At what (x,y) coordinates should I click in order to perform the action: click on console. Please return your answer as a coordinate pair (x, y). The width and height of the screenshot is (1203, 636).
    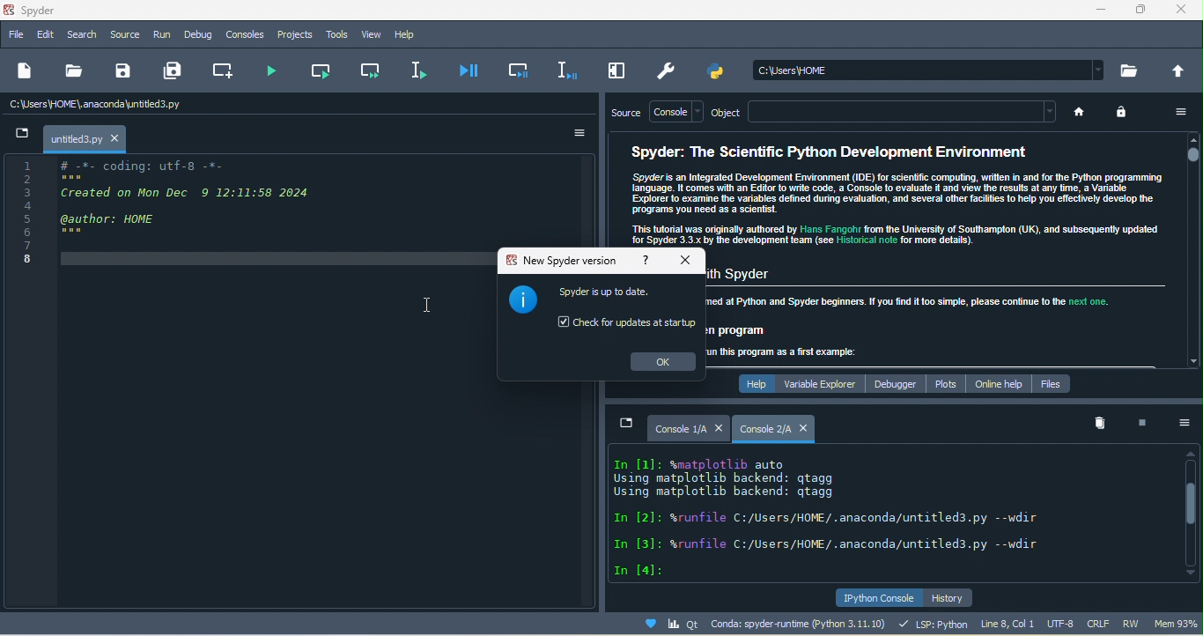
    Looking at the image, I should click on (247, 35).